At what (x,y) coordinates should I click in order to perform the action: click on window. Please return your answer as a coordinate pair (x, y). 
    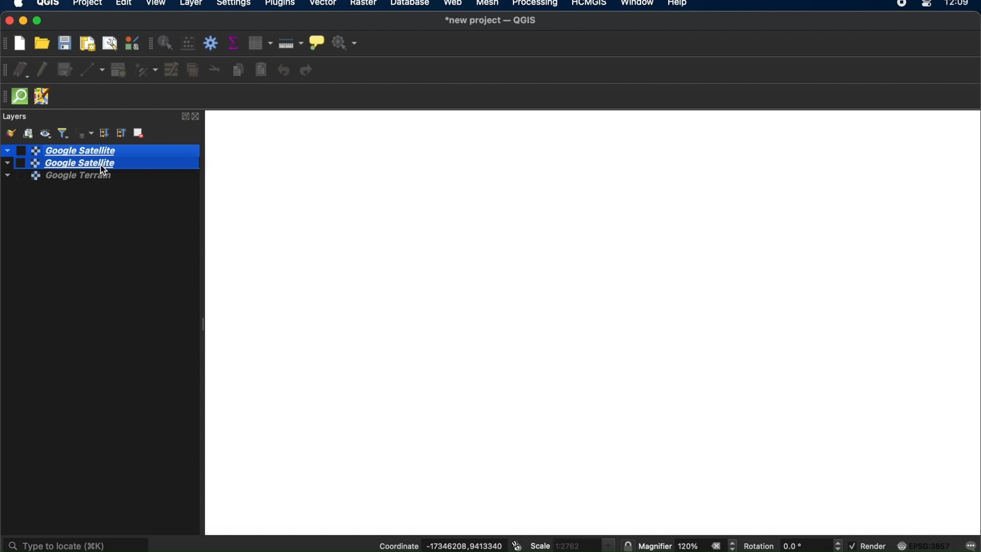
    Looking at the image, I should click on (637, 4).